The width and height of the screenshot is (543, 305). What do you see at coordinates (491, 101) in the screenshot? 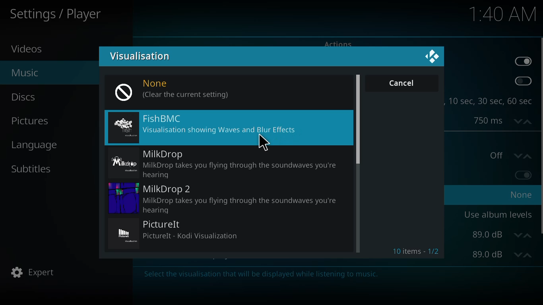
I see `steps` at bounding box center [491, 101].